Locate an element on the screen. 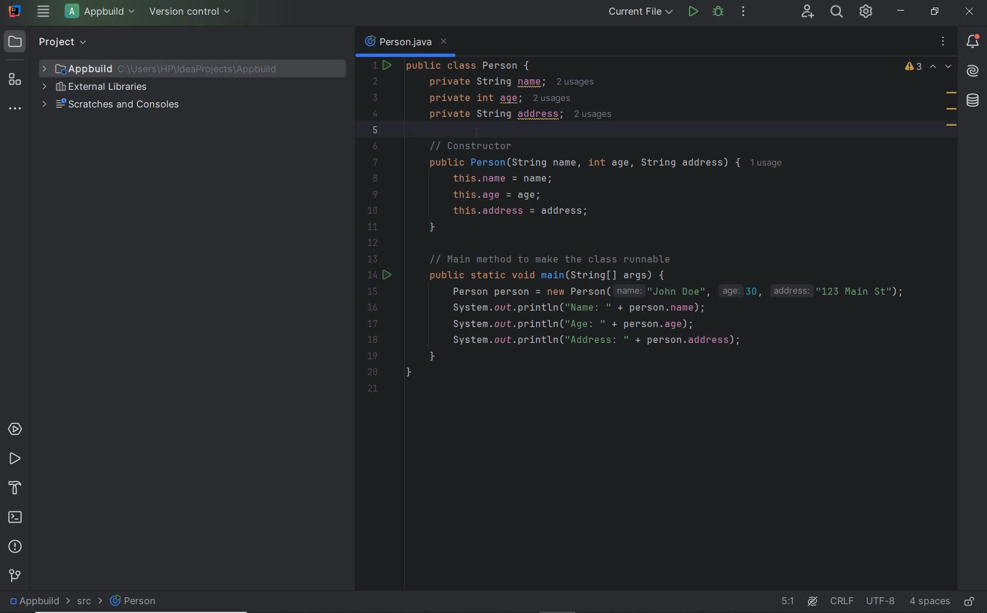 The width and height of the screenshot is (987, 613). src is located at coordinates (82, 603).